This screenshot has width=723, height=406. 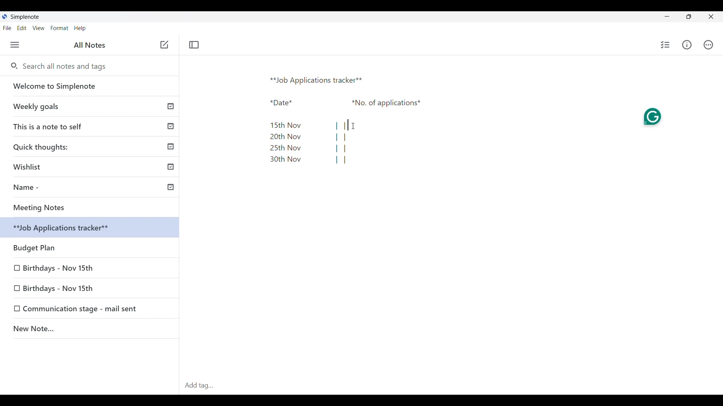 I want to click on Minimize, so click(x=667, y=16).